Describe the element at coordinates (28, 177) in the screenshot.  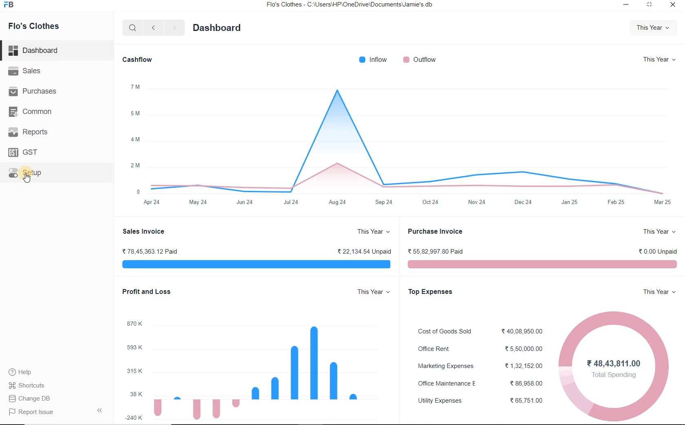
I see `Cursor` at that location.